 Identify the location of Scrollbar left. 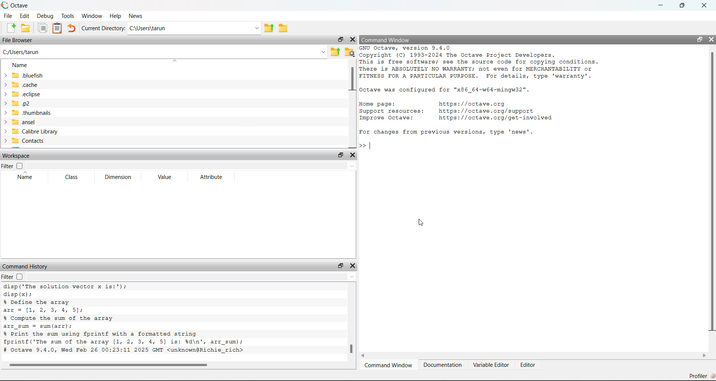
(367, 356).